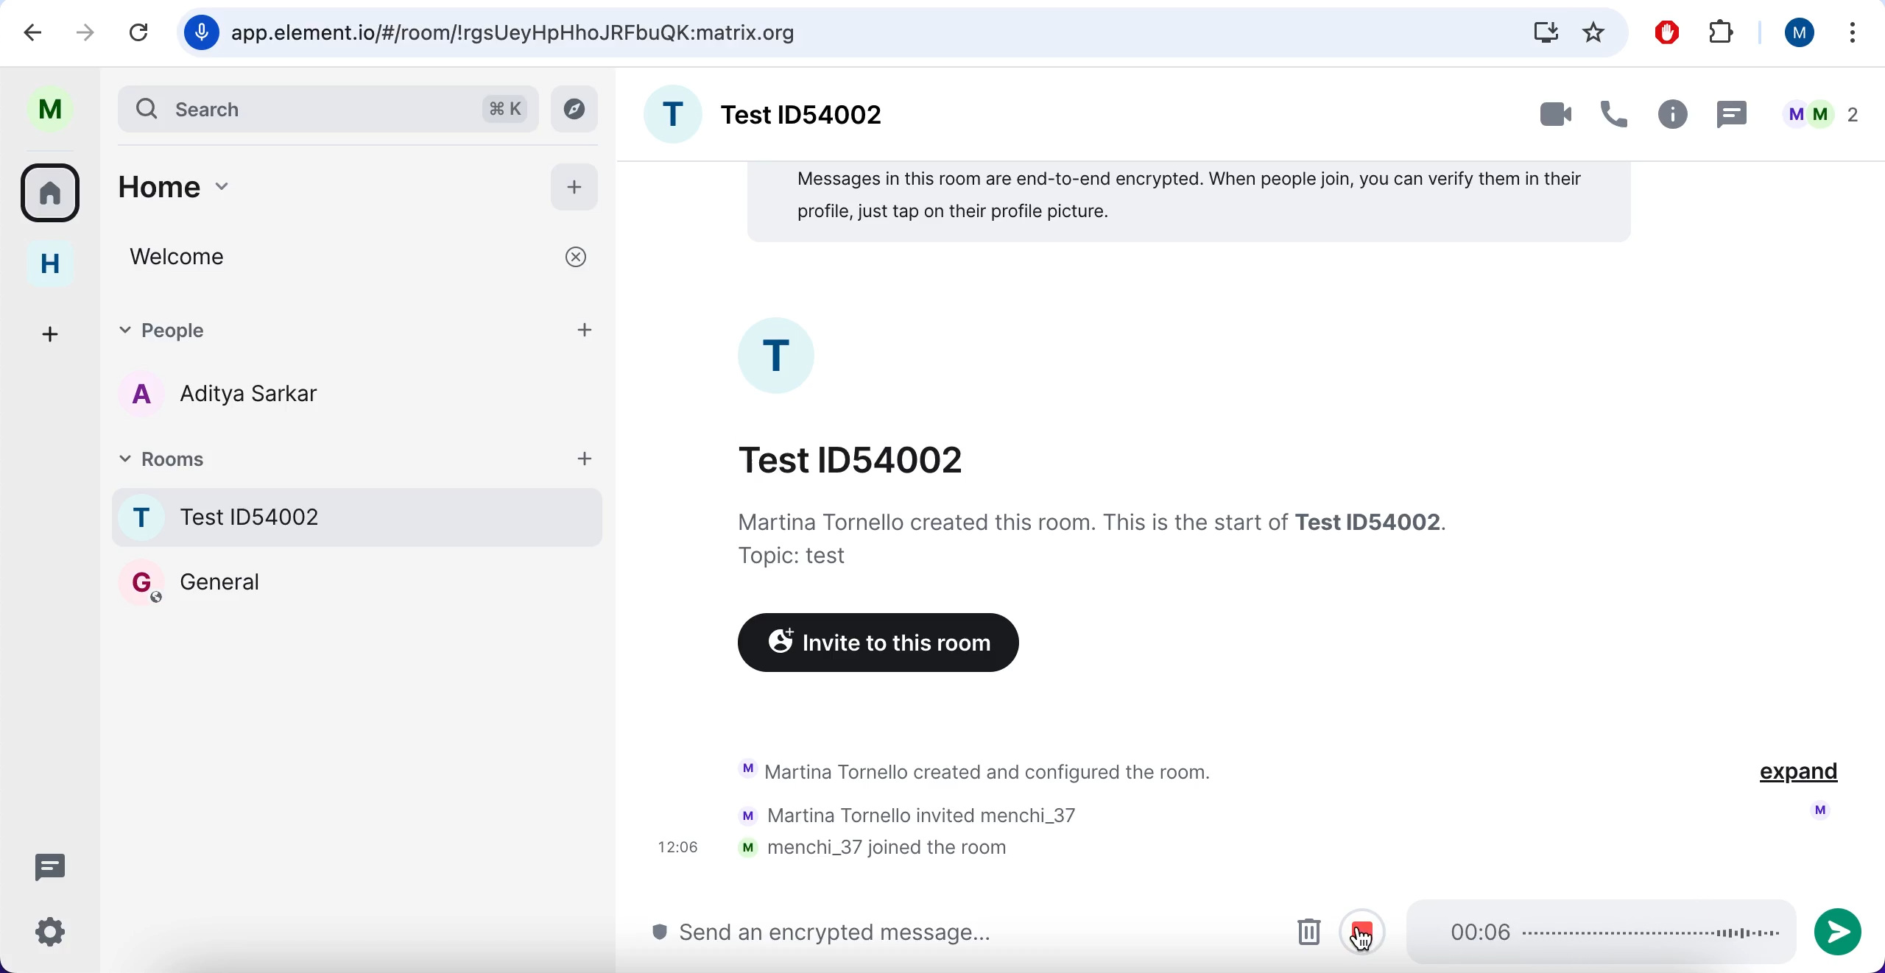 Image resolution: width=1885 pixels, height=973 pixels. What do you see at coordinates (141, 33) in the screenshot?
I see `reload current page` at bounding box center [141, 33].